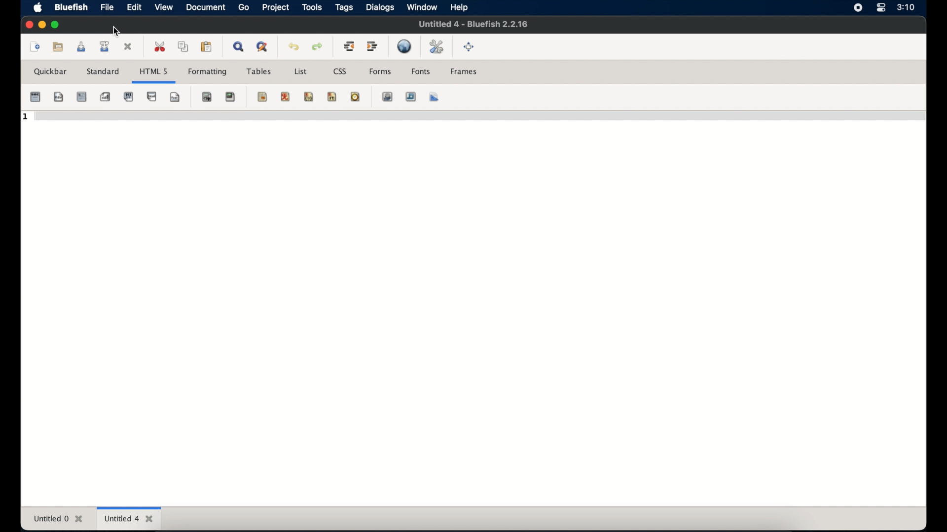  What do you see at coordinates (300, 71) in the screenshot?
I see `list` at bounding box center [300, 71].